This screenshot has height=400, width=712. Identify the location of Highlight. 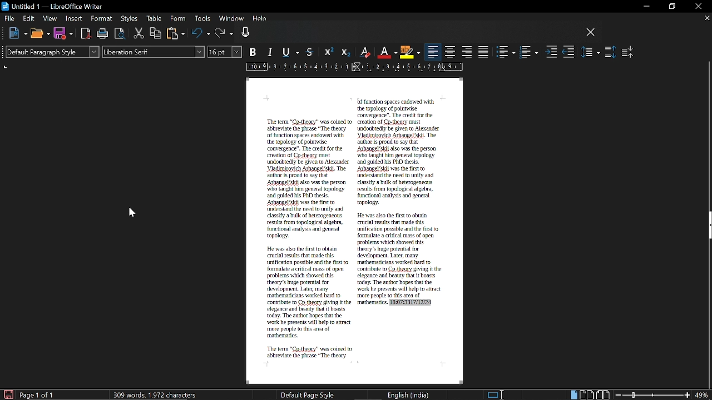
(409, 52).